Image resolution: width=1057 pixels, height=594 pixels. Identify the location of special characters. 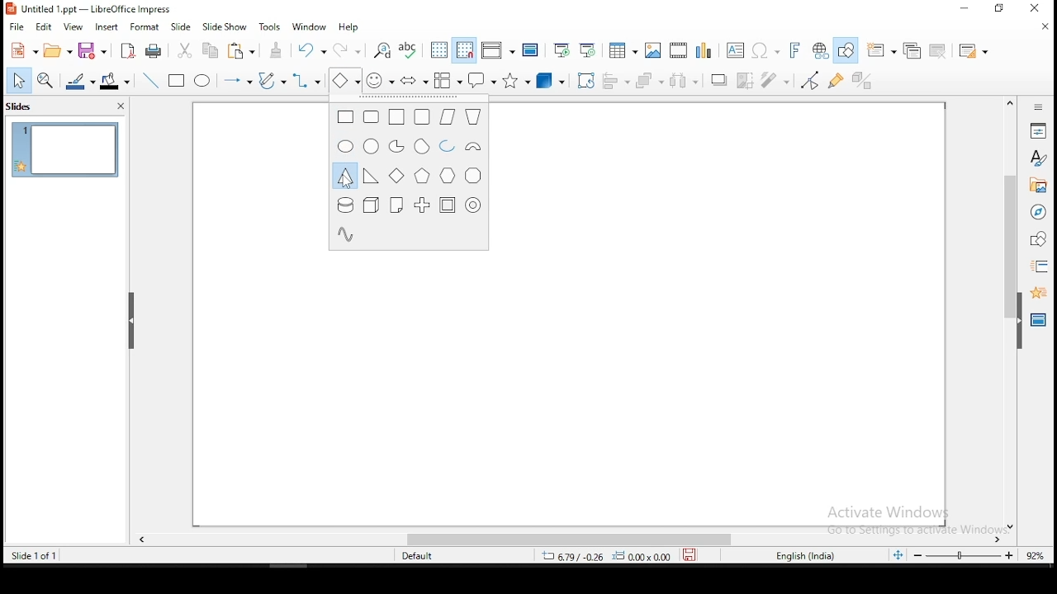
(764, 50).